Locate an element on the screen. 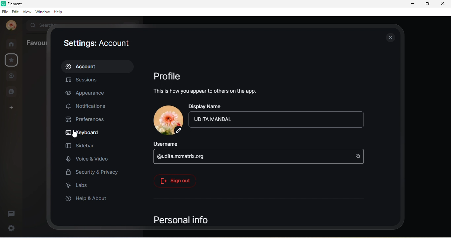 The height and width of the screenshot is (238, 451). favourite is located at coordinates (12, 60).